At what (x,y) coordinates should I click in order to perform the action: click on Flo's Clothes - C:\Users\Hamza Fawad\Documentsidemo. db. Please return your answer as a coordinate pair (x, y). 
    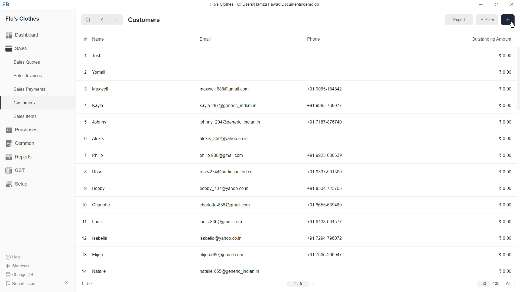
    Looking at the image, I should click on (264, 4).